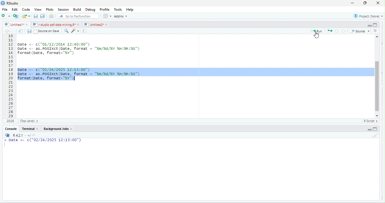  Describe the element at coordinates (107, 16) in the screenshot. I see `option` at that location.